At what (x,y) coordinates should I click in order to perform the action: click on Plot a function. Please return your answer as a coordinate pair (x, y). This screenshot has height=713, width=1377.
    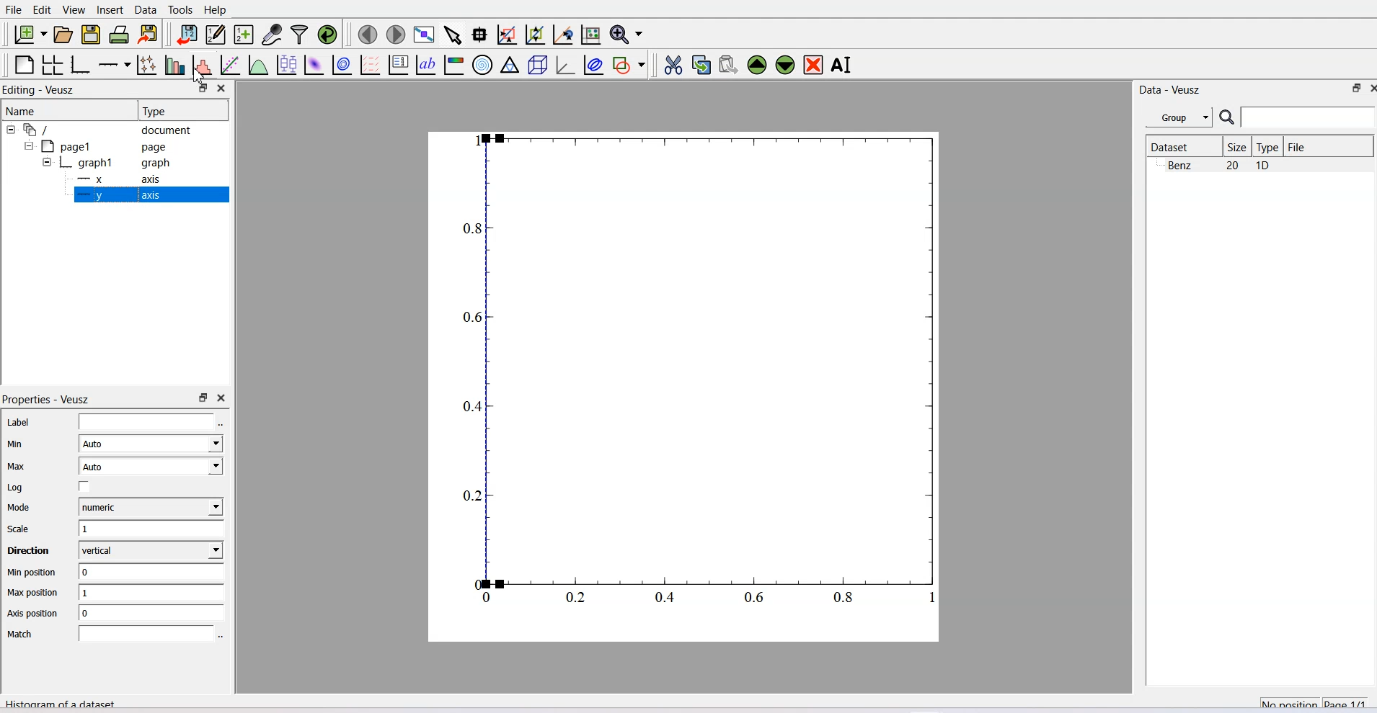
    Looking at the image, I should click on (260, 64).